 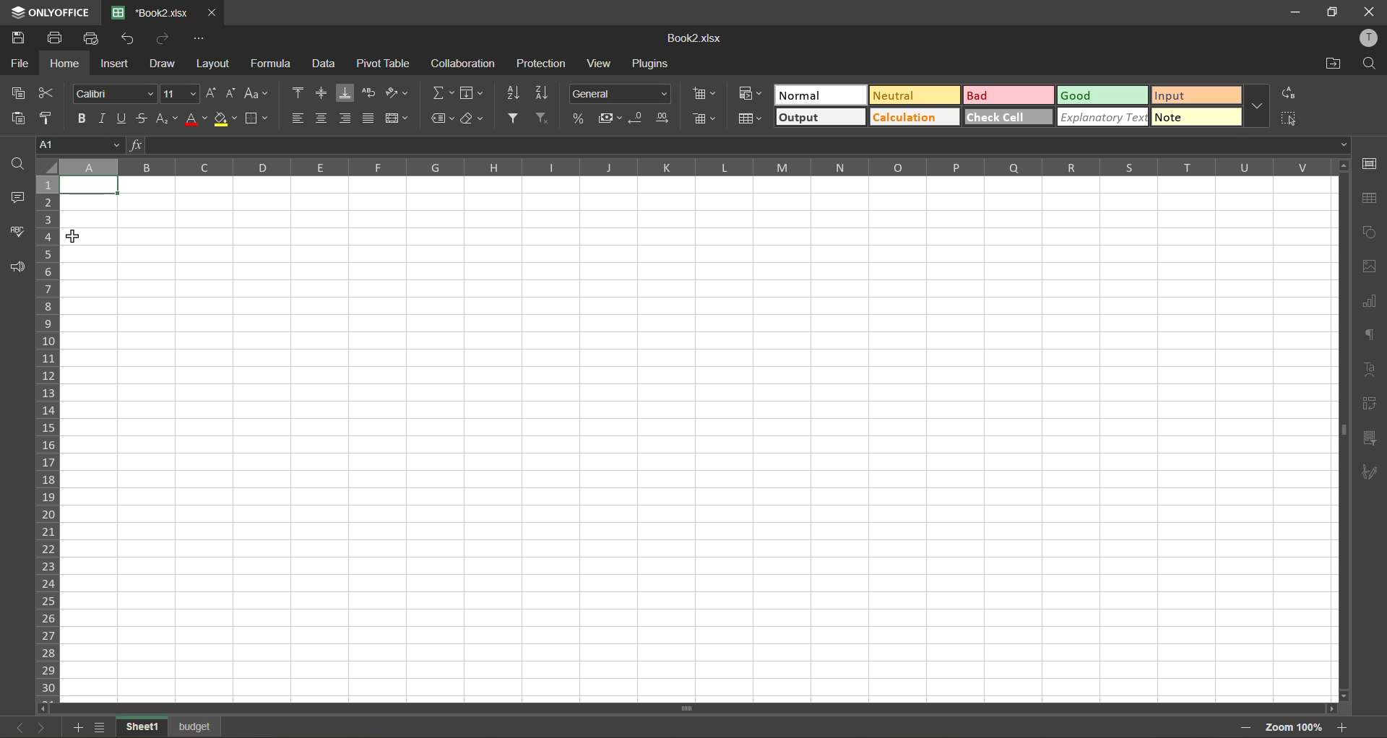 What do you see at coordinates (1341, 381) in the screenshot?
I see `scroll bar` at bounding box center [1341, 381].